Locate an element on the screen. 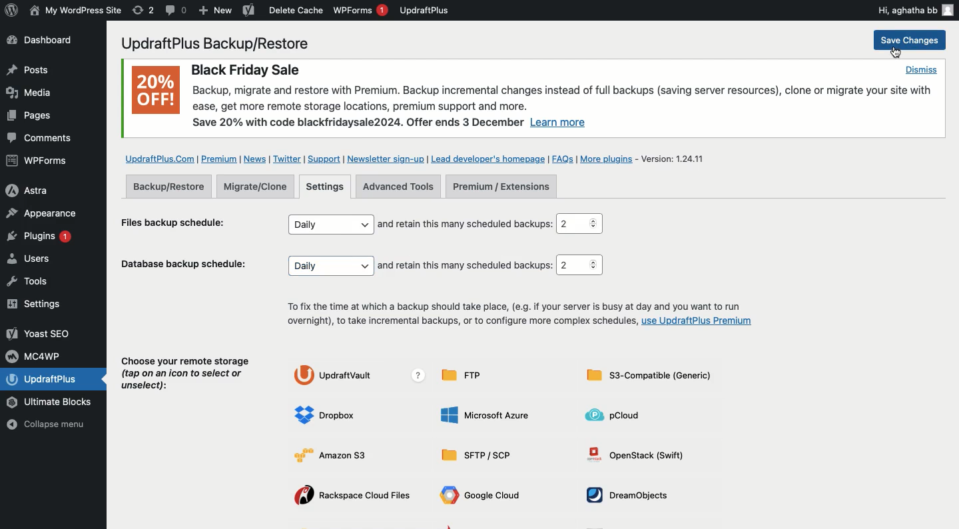  2 is located at coordinates (582, 224).